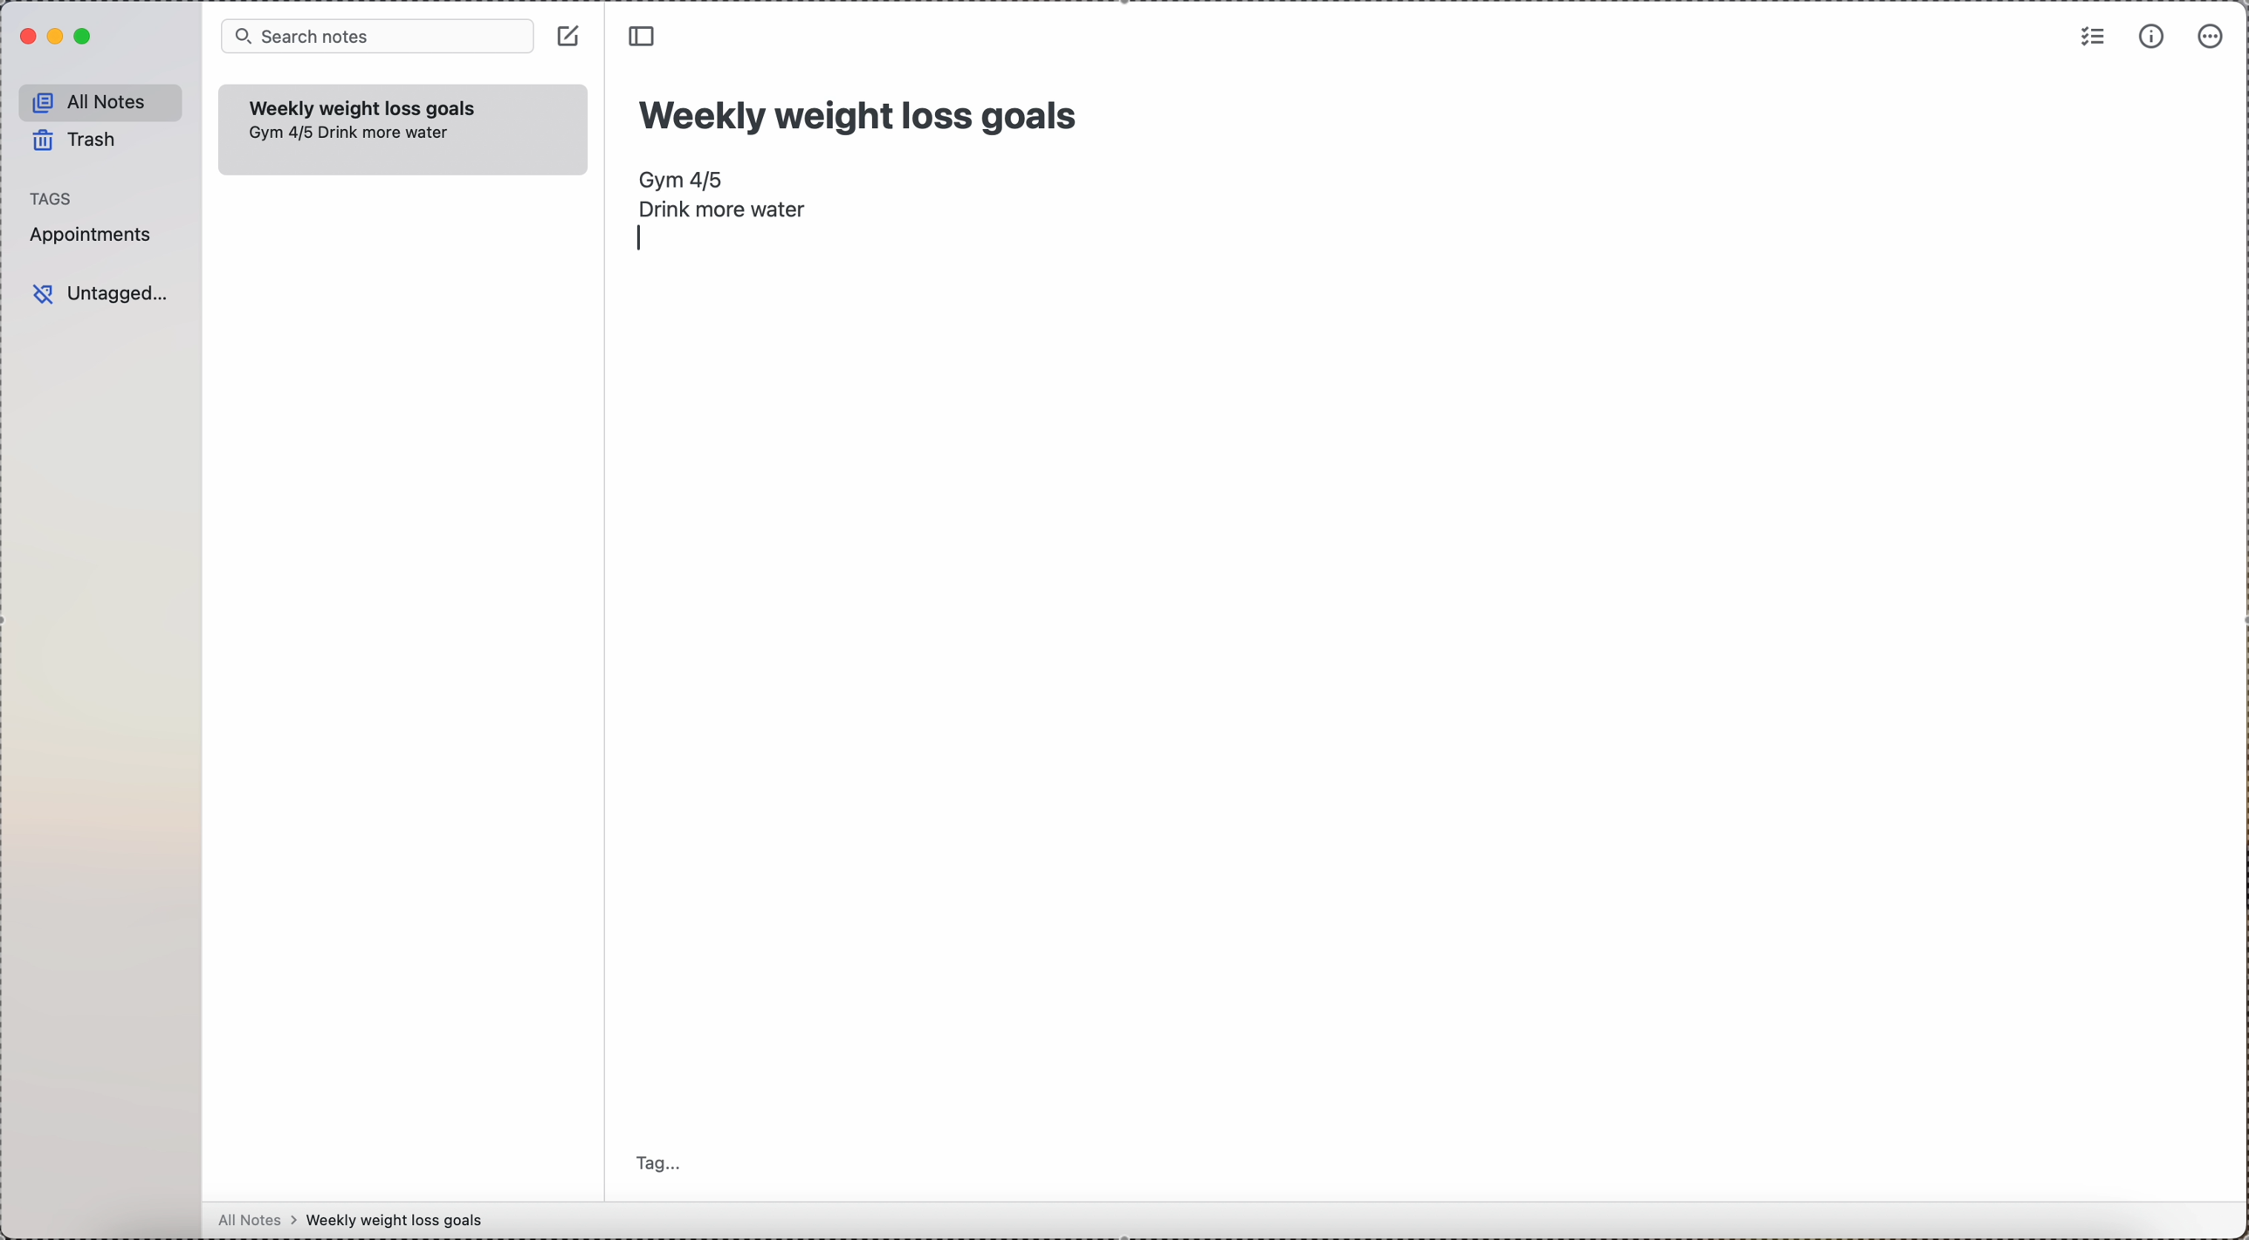 This screenshot has width=2249, height=1240. What do you see at coordinates (358, 1221) in the screenshot?
I see `all notes > weekly weight loss goals` at bounding box center [358, 1221].